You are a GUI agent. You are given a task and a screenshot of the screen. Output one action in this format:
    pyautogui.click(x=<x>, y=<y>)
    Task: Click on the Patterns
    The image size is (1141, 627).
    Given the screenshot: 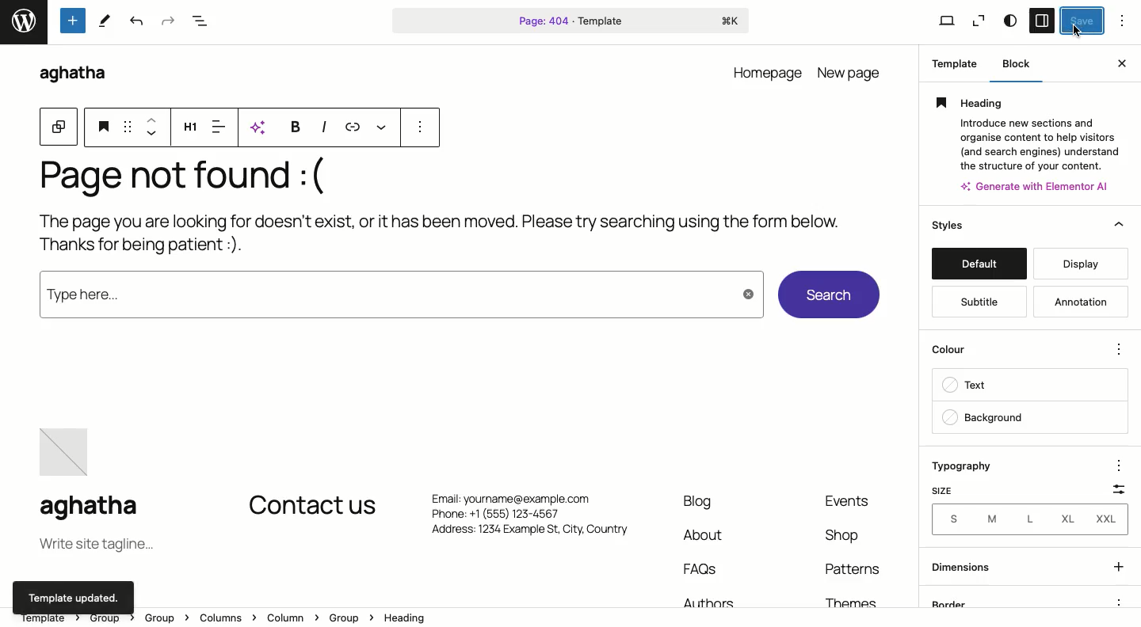 What is the action you would take?
    pyautogui.click(x=857, y=574)
    